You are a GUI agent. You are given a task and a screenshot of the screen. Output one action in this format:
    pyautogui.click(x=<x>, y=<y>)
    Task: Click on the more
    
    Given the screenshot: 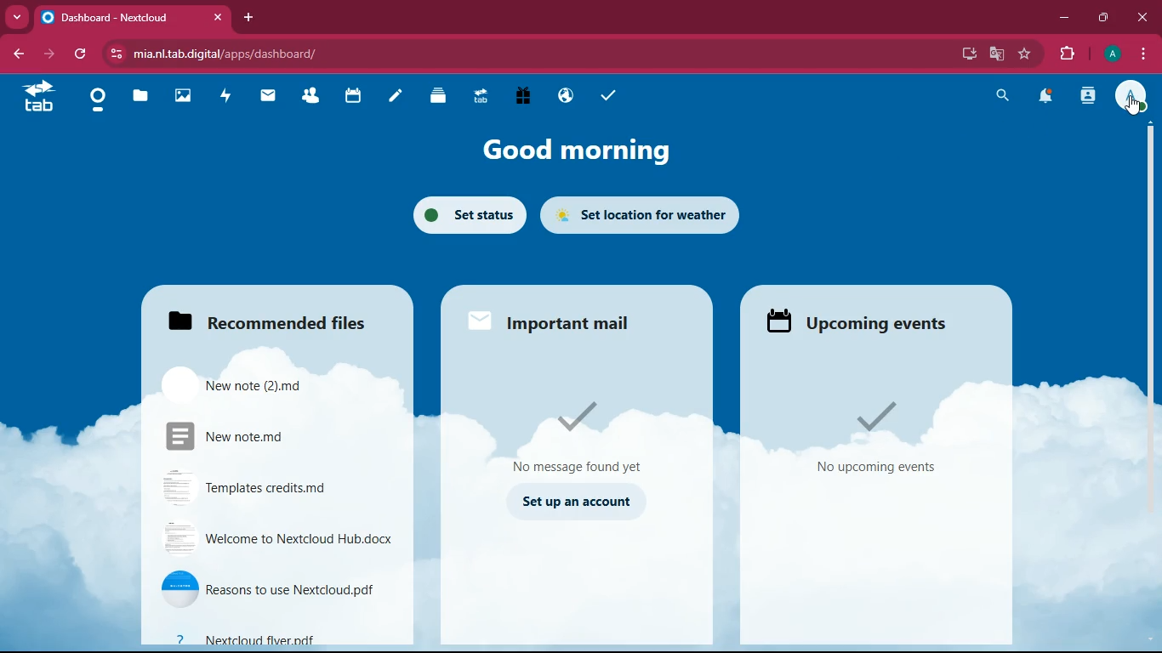 What is the action you would take?
    pyautogui.click(x=18, y=17)
    